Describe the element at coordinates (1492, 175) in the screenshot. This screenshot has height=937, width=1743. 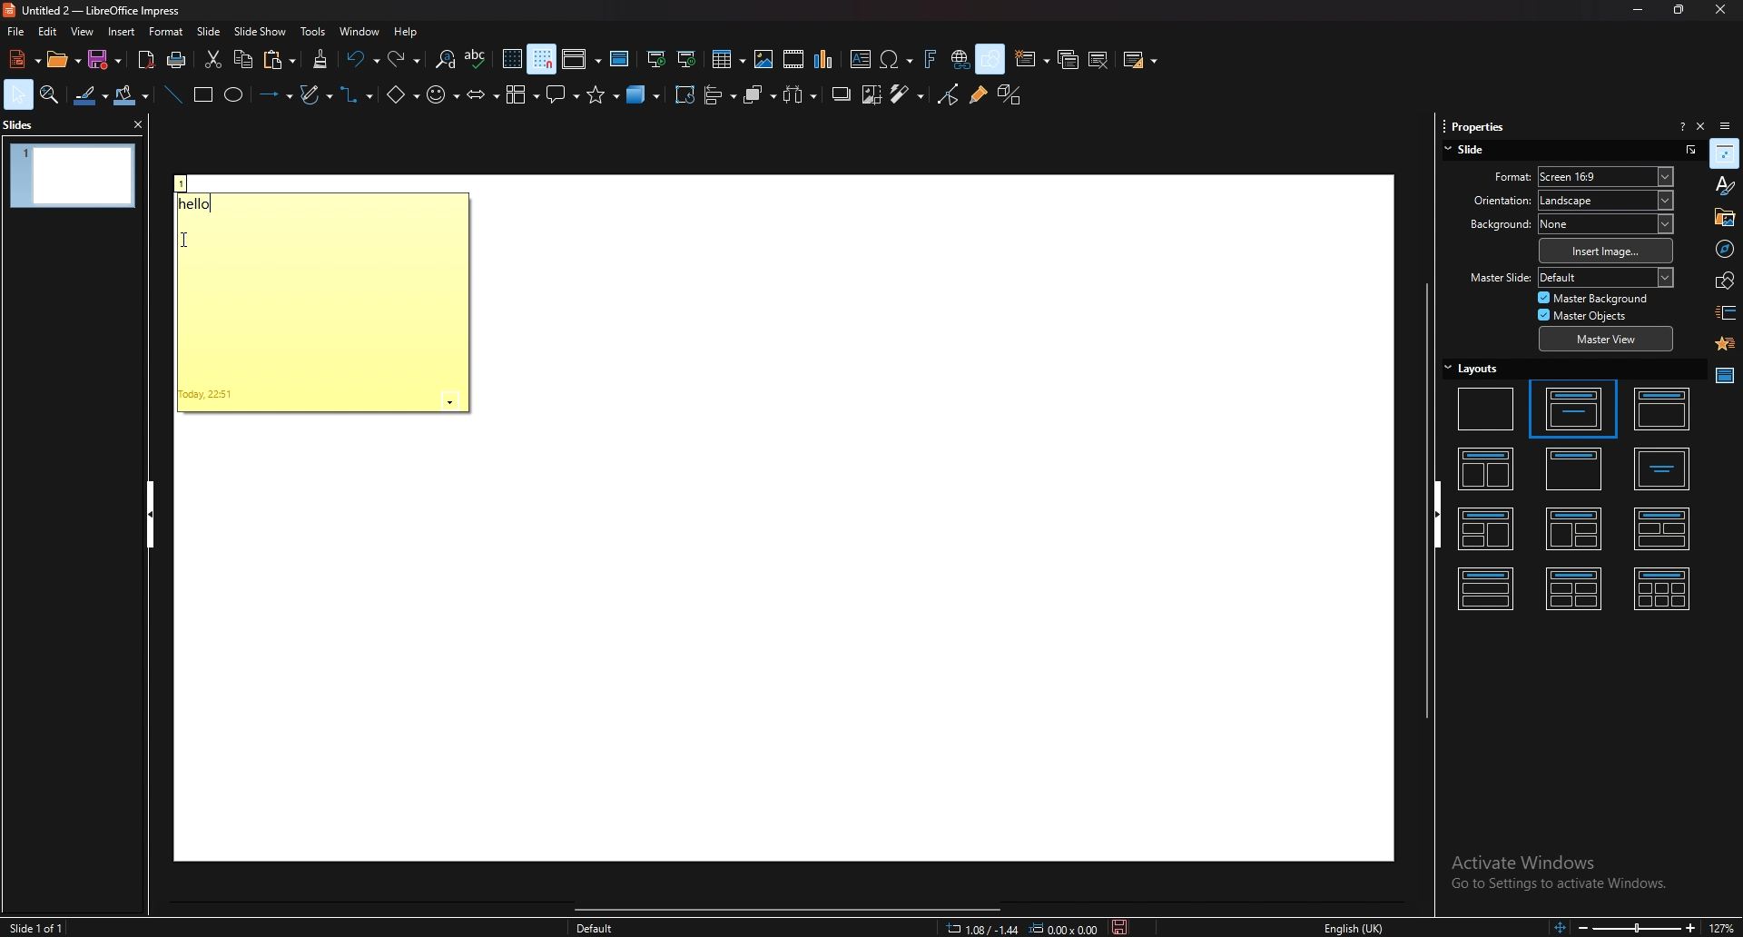
I see `format` at that location.